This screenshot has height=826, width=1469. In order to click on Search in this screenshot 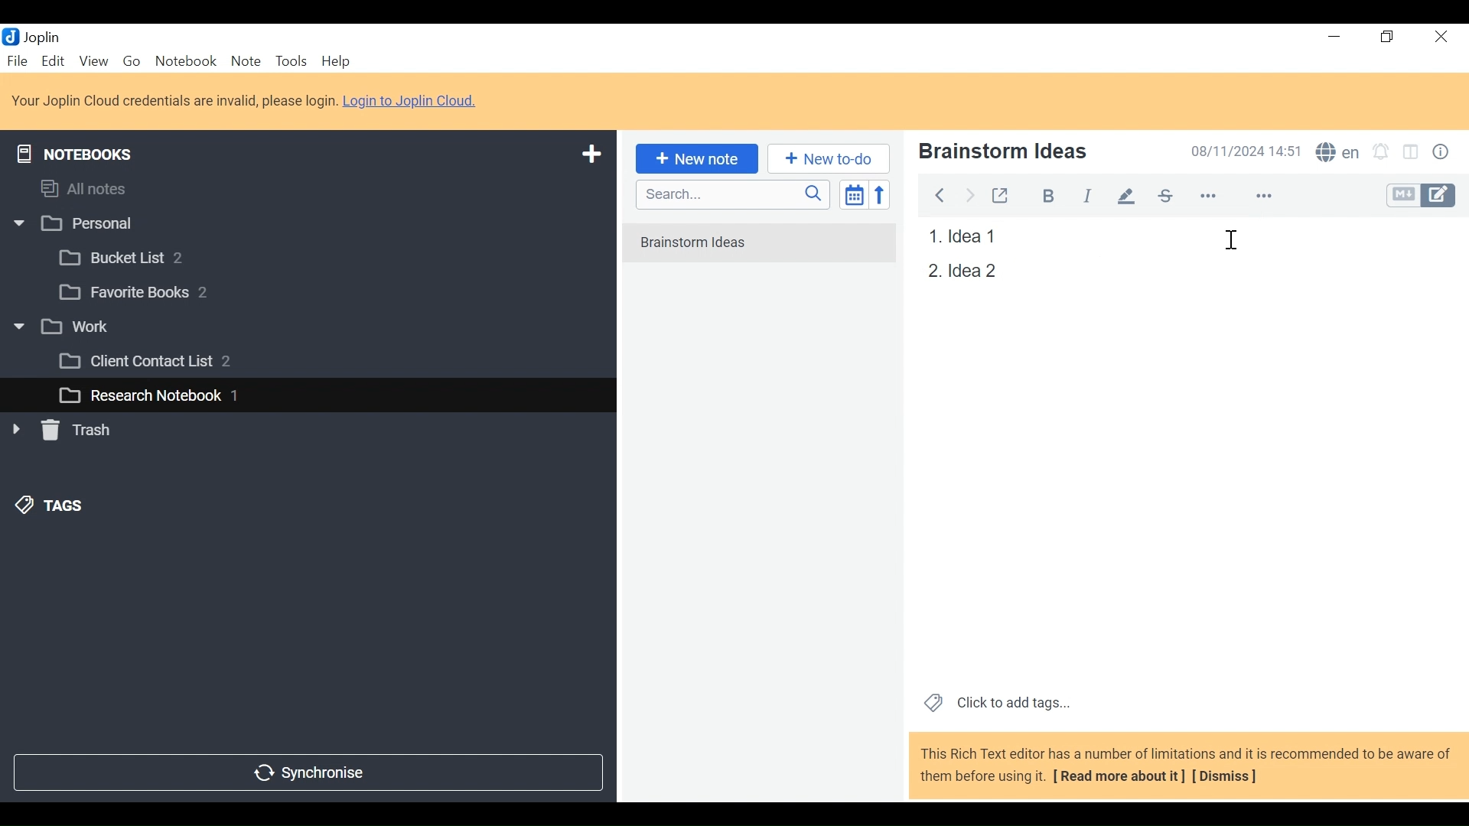, I will do `click(731, 194)`.